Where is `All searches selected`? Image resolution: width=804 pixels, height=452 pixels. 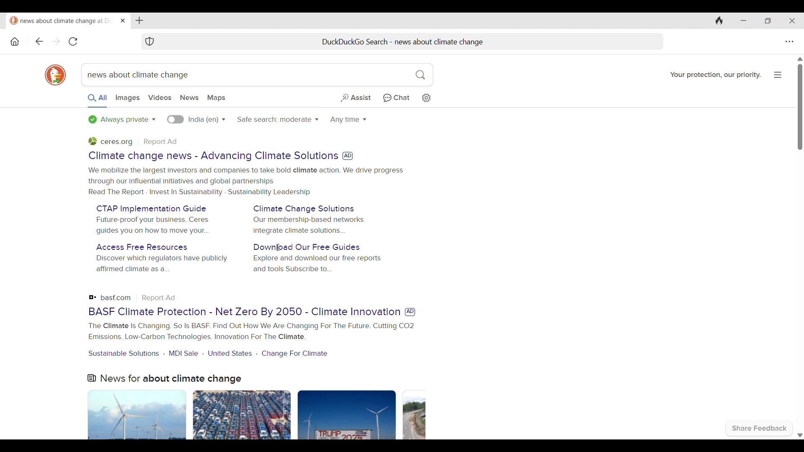 All searches selected is located at coordinates (98, 100).